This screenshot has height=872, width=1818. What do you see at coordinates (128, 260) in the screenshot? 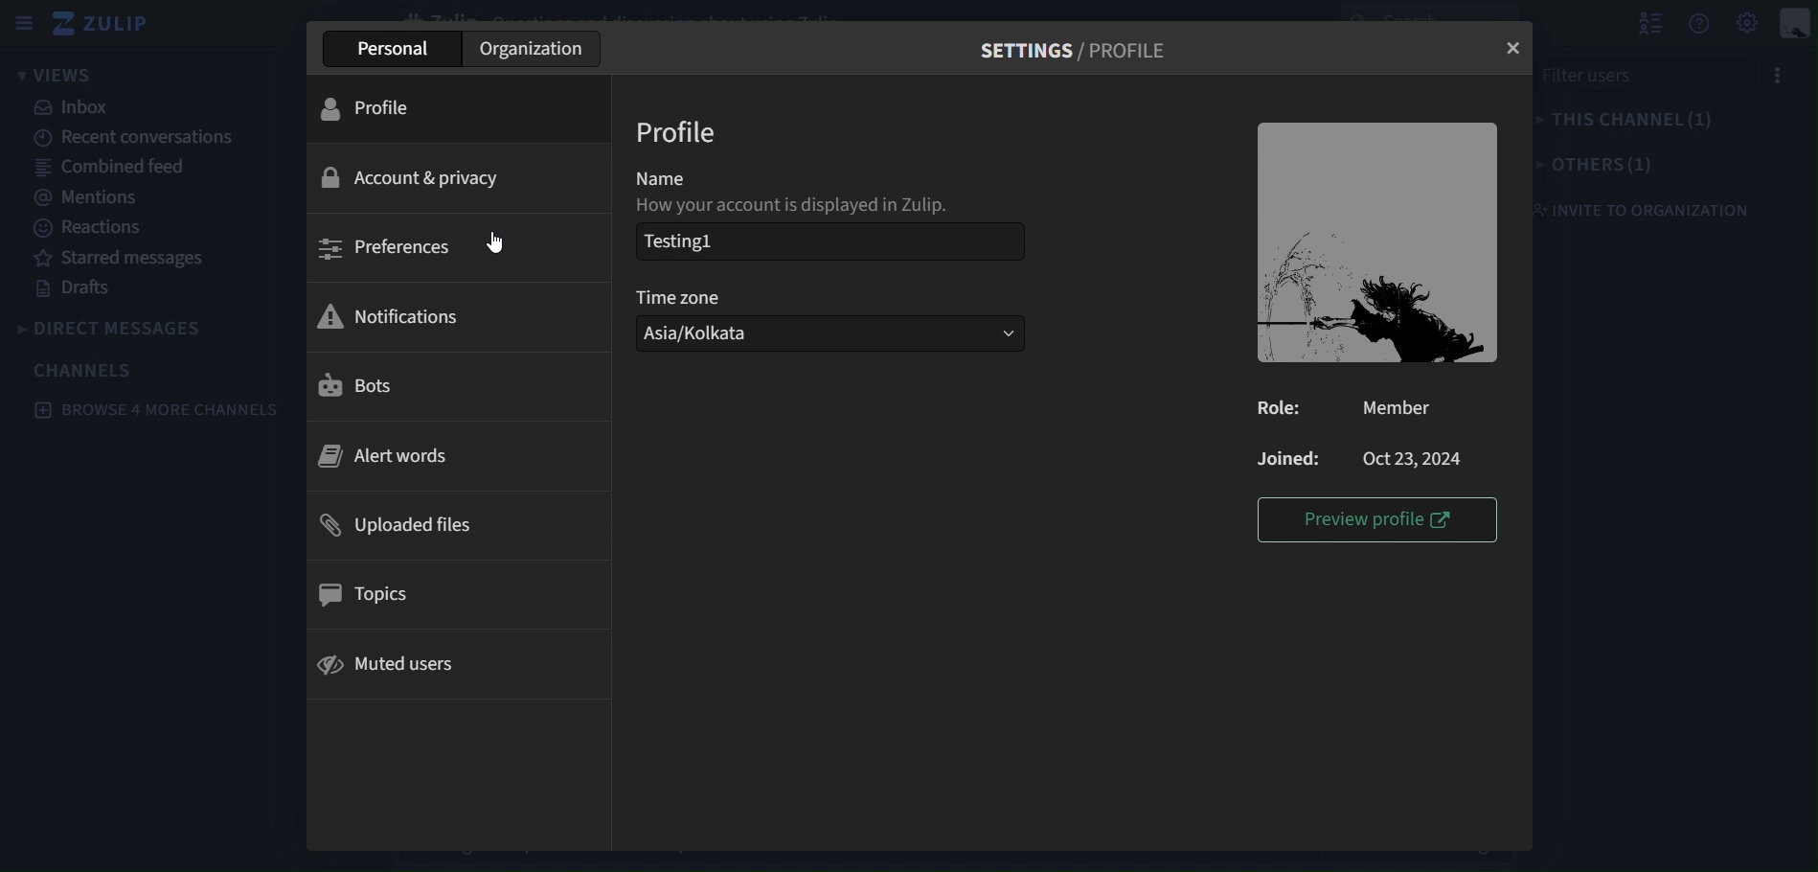
I see `starred messages` at bounding box center [128, 260].